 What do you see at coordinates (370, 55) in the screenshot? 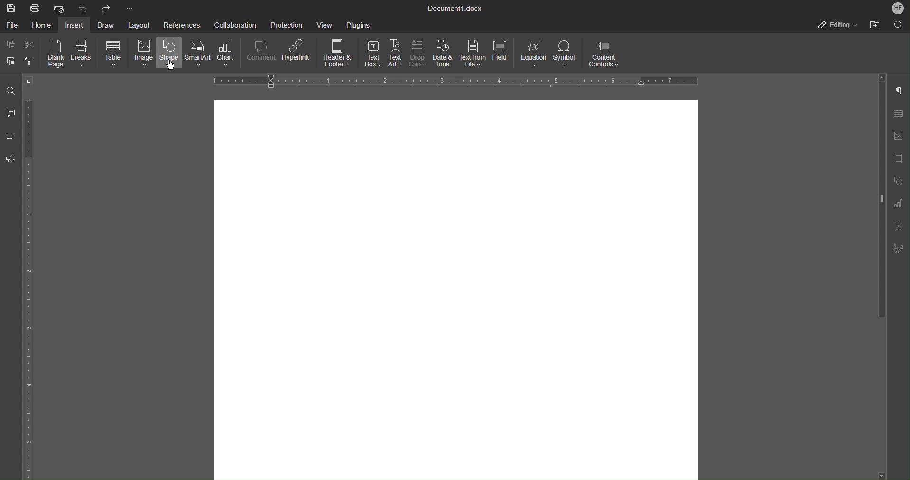
I see `Text Box` at bounding box center [370, 55].